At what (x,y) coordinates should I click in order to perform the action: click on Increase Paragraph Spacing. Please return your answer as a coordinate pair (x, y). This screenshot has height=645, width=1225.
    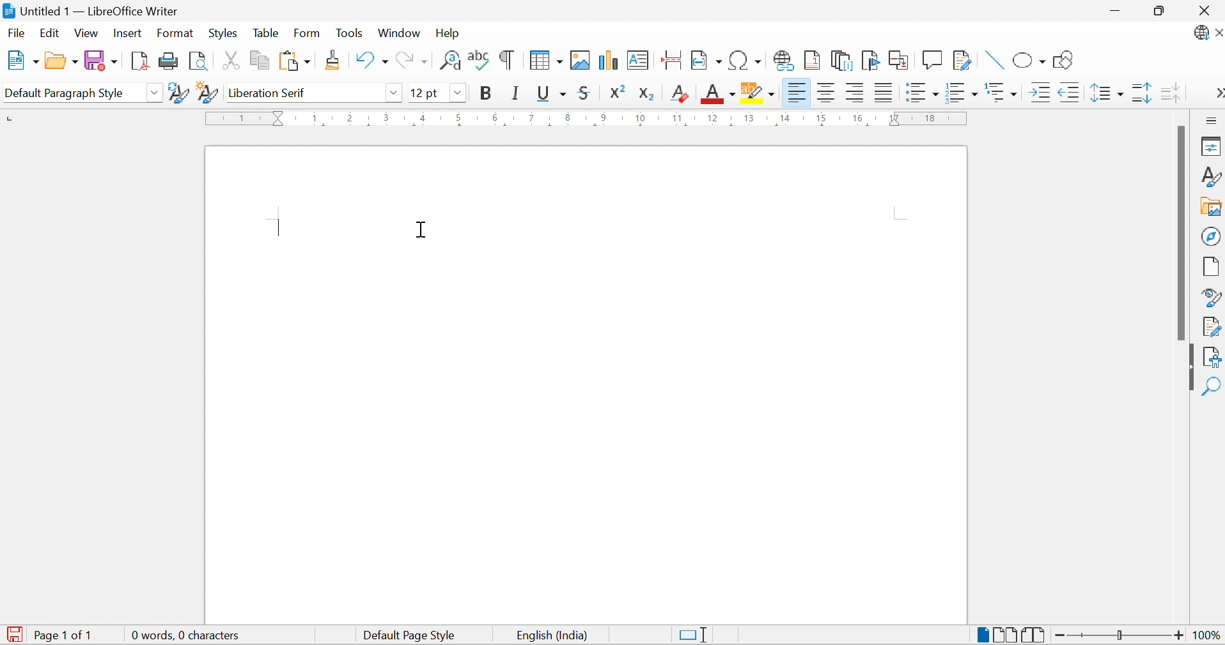
    Looking at the image, I should click on (1141, 94).